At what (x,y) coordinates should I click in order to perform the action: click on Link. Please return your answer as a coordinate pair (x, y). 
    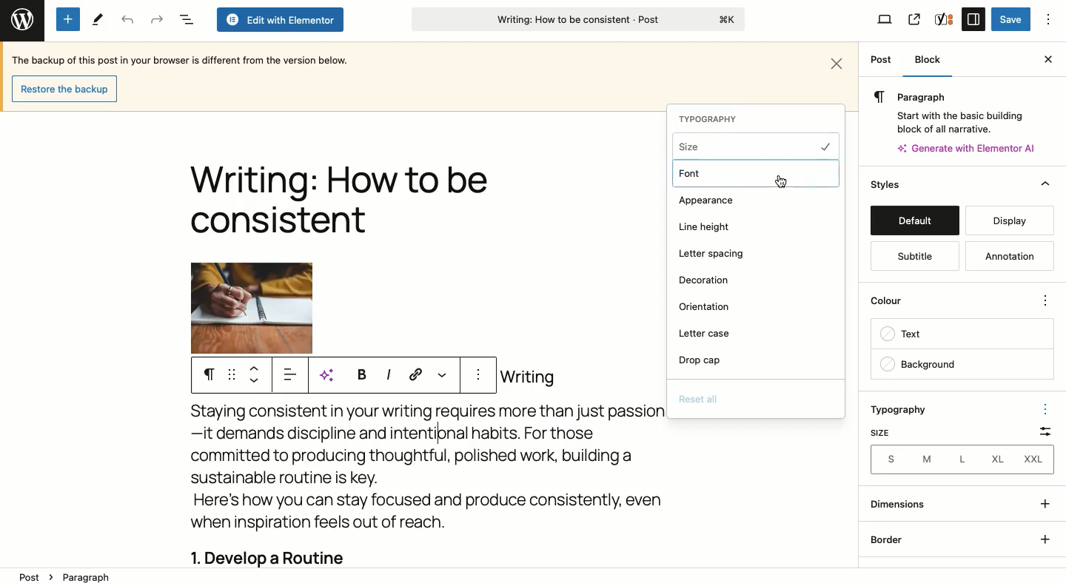
    Looking at the image, I should click on (416, 374).